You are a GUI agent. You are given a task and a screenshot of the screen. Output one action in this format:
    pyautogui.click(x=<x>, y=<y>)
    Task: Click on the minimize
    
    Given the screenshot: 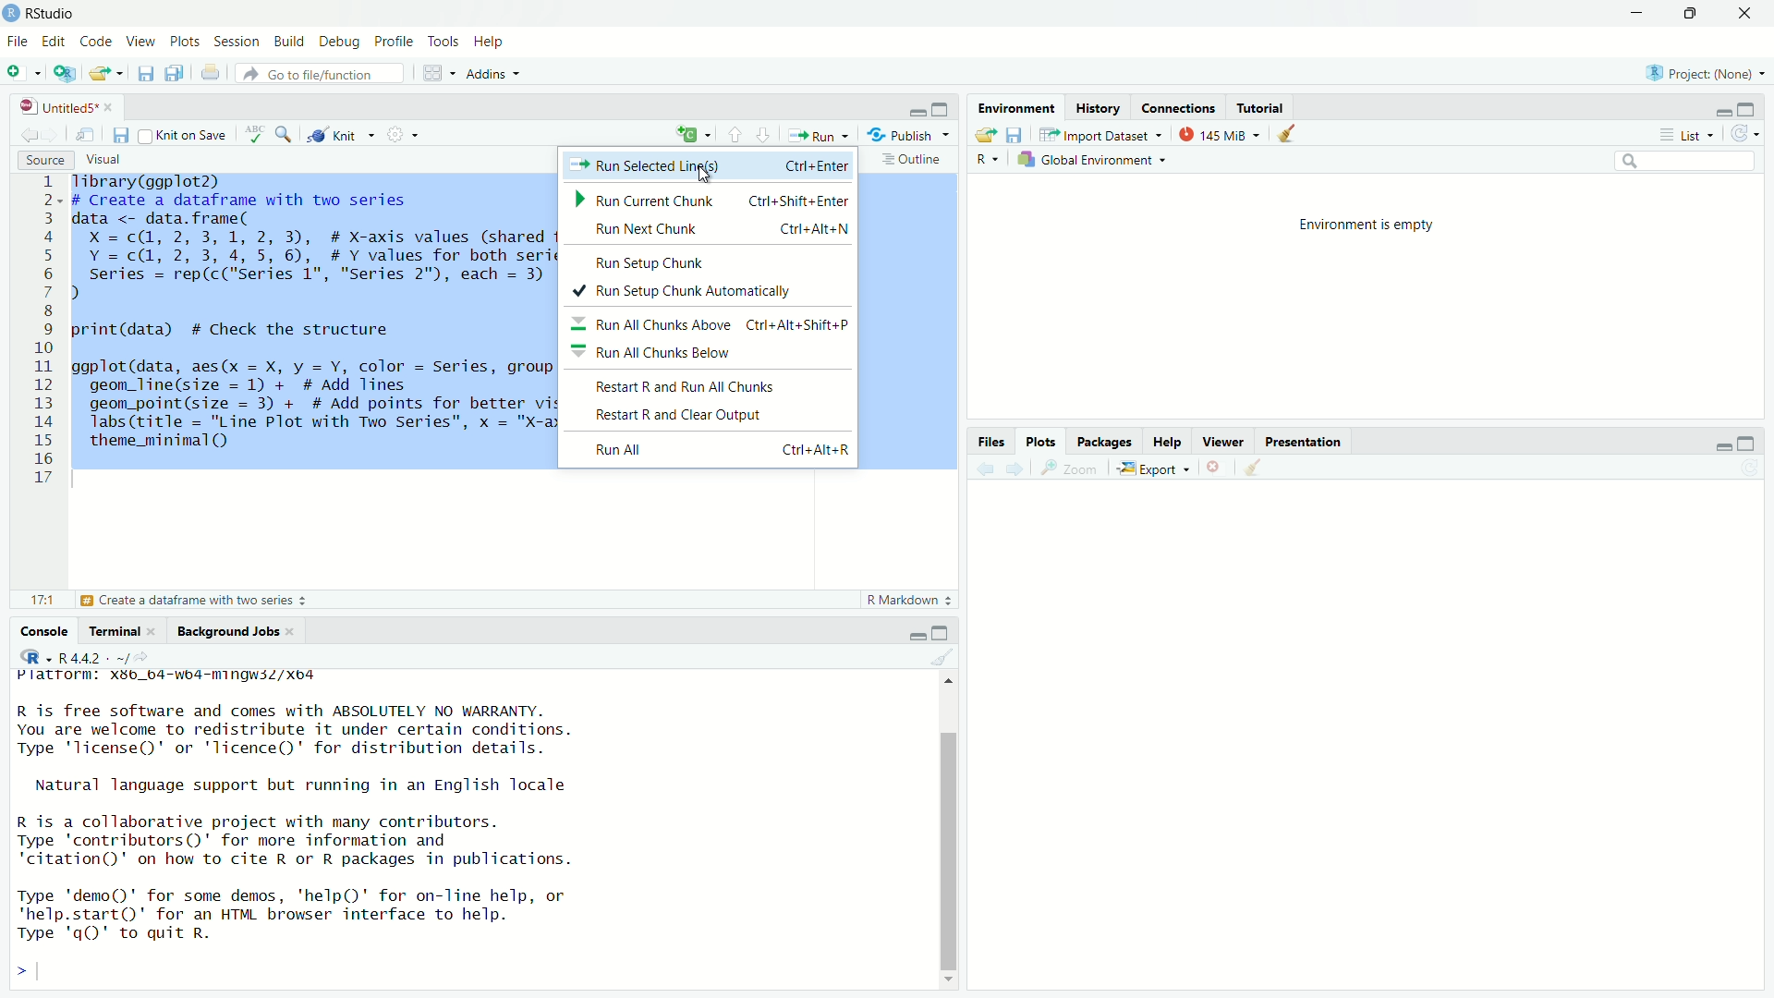 What is the action you would take?
    pyautogui.click(x=916, y=633)
    